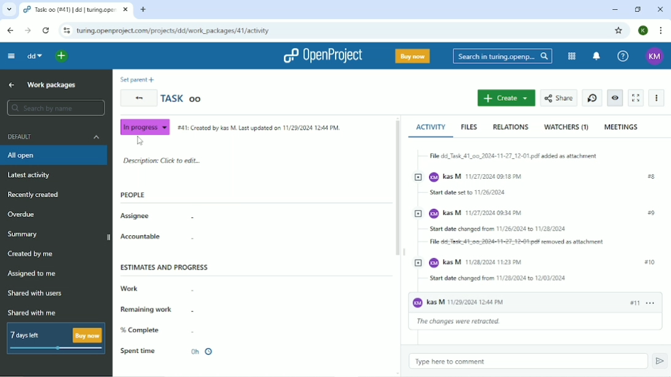 The image size is (671, 377). I want to click on % complete, so click(141, 330).